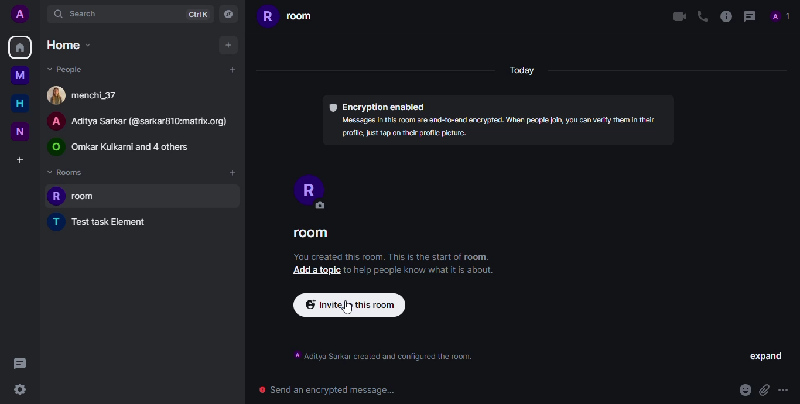 This screenshot has height=404, width=800. I want to click on home, so click(70, 44).